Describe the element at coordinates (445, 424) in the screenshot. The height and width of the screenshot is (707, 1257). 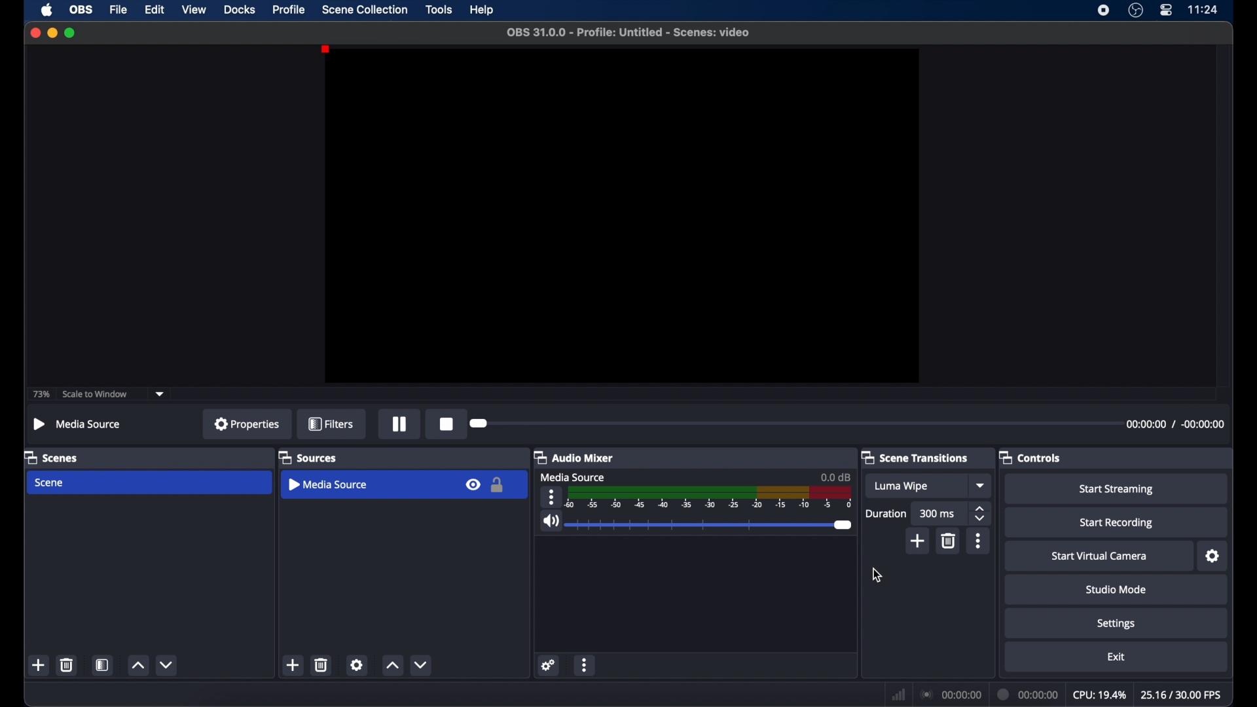
I see `stop` at that location.